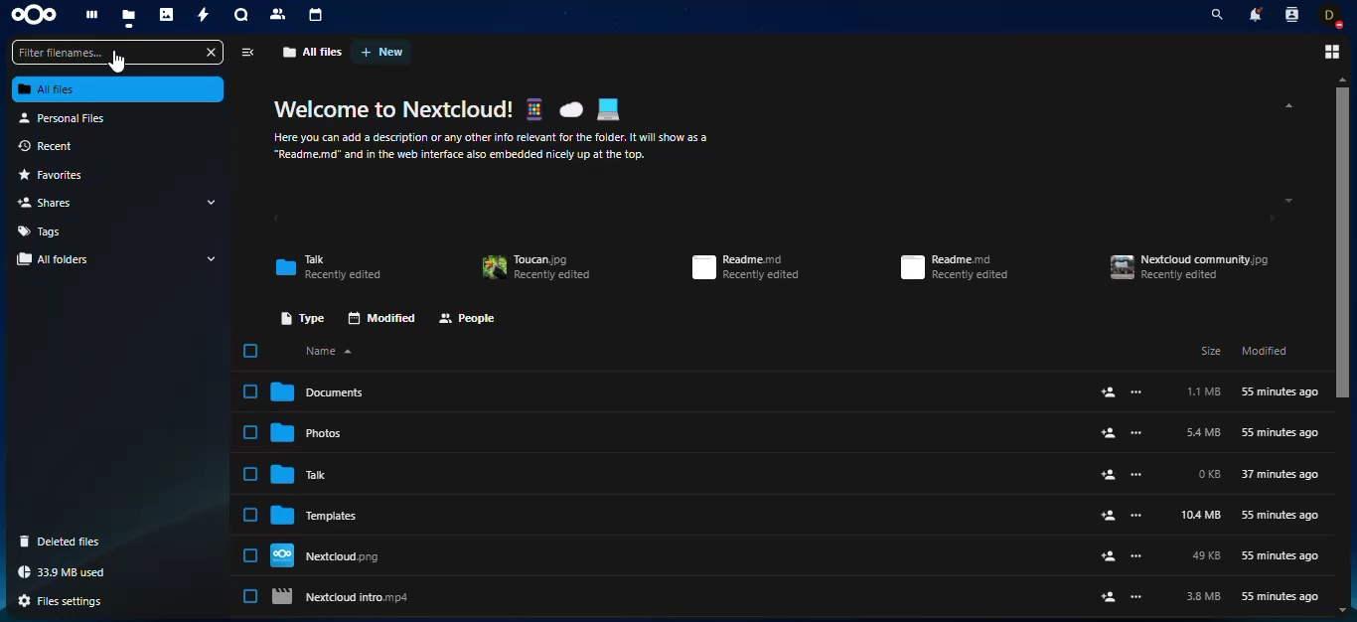 This screenshot has height=622, width=1357. I want to click on Cloud emoji, so click(570, 109).